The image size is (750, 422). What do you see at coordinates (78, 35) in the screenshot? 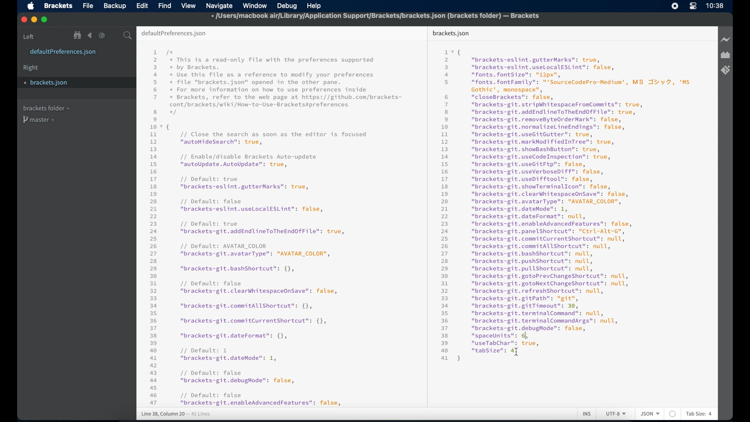
I see `show file in  tree` at bounding box center [78, 35].